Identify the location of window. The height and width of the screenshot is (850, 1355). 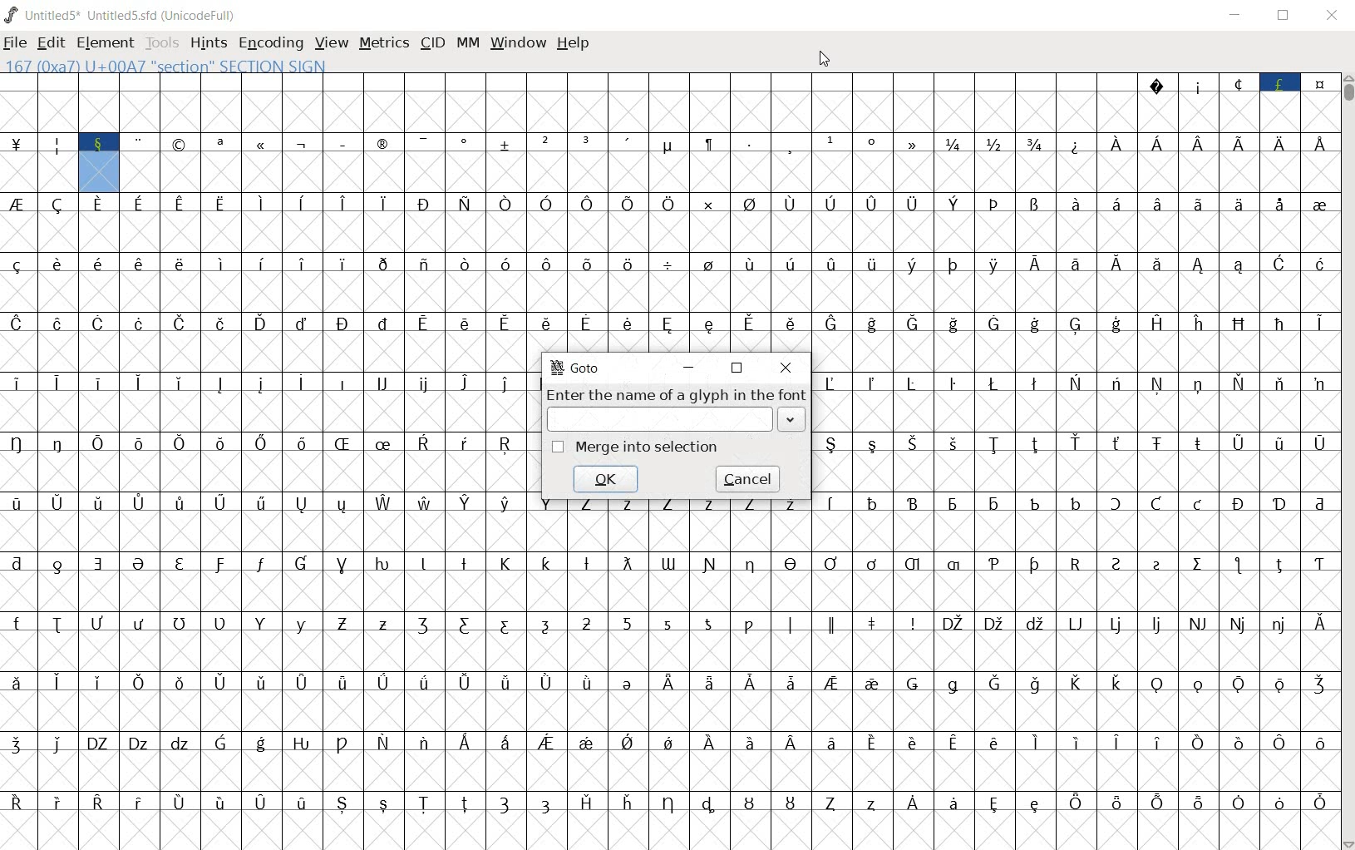
(517, 44).